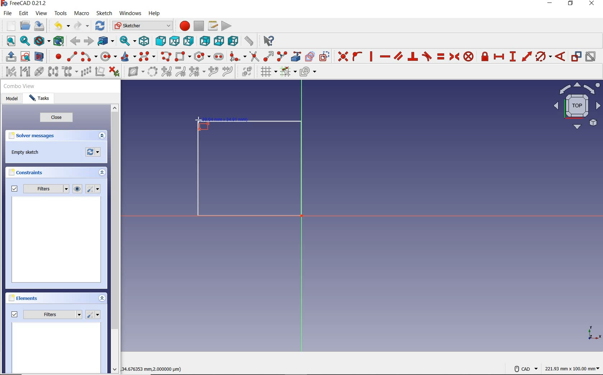 Image resolution: width=603 pixels, height=375 pixels. What do you see at coordinates (155, 367) in the screenshot?
I see `34.676353mm,2.000000 μm` at bounding box center [155, 367].